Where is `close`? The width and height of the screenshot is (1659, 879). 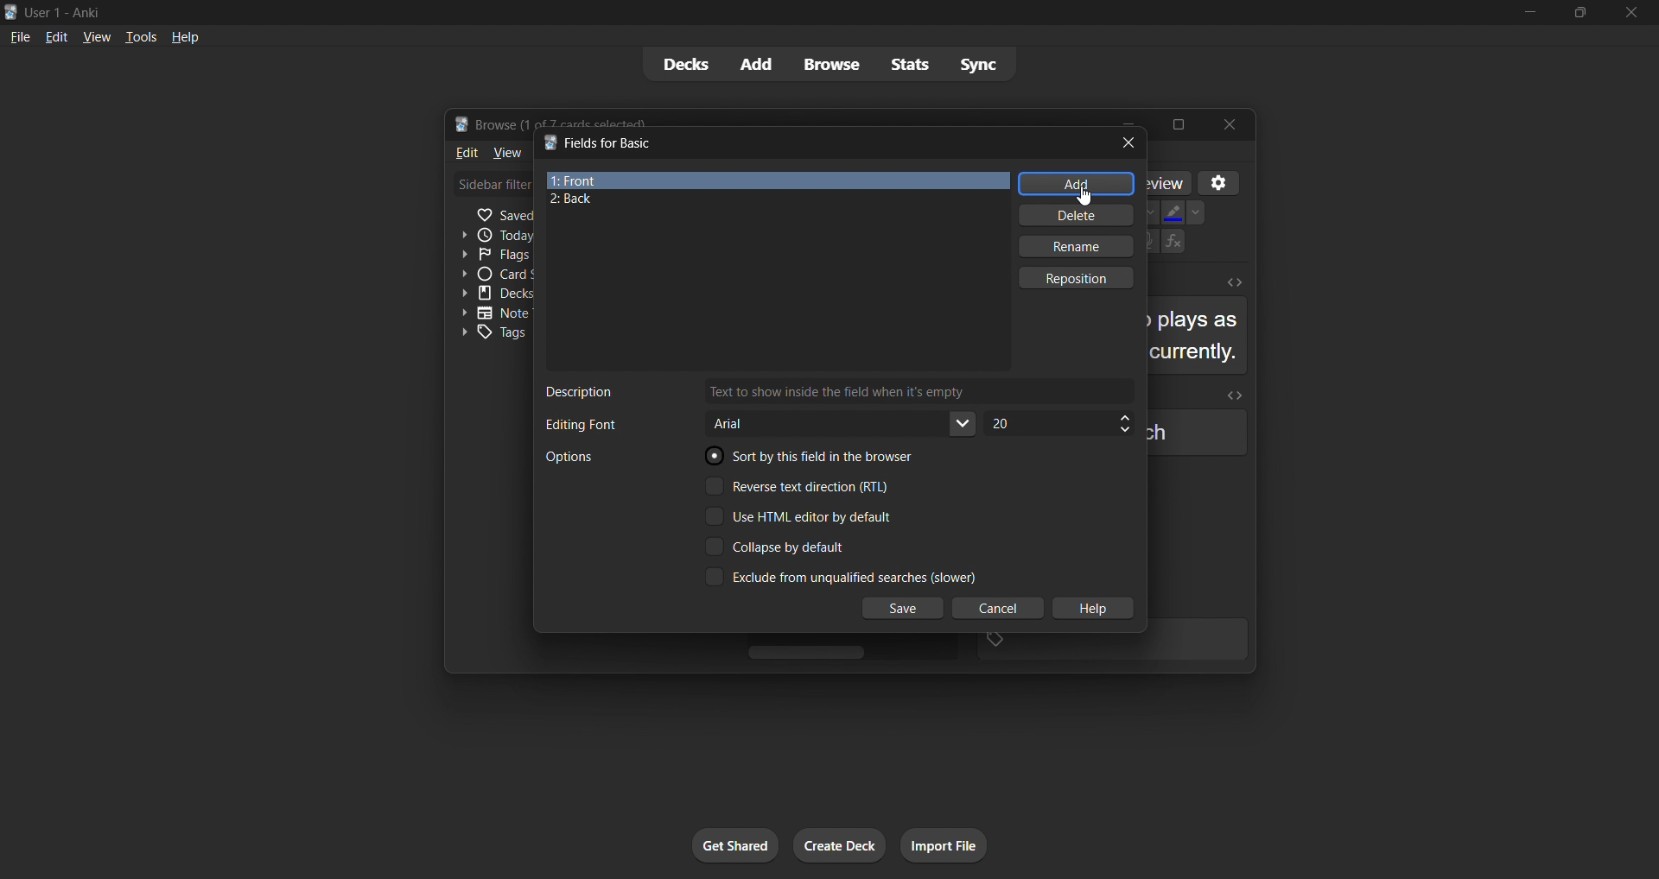
close is located at coordinates (1629, 13).